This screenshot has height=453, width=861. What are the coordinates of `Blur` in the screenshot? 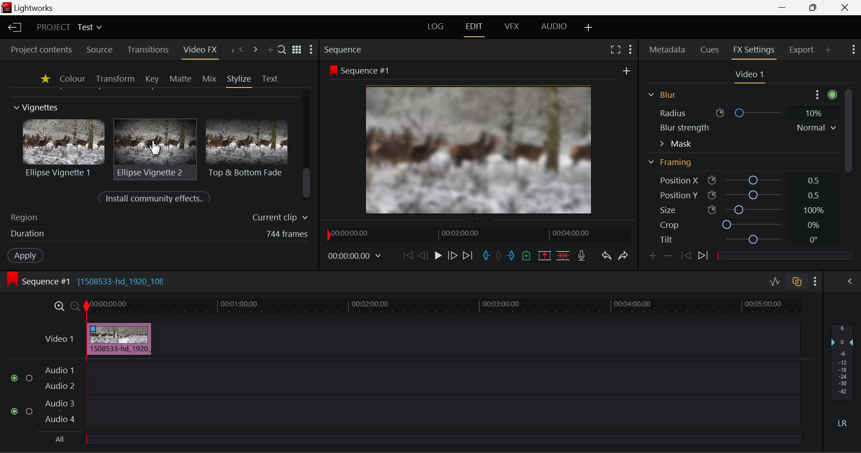 It's located at (661, 94).